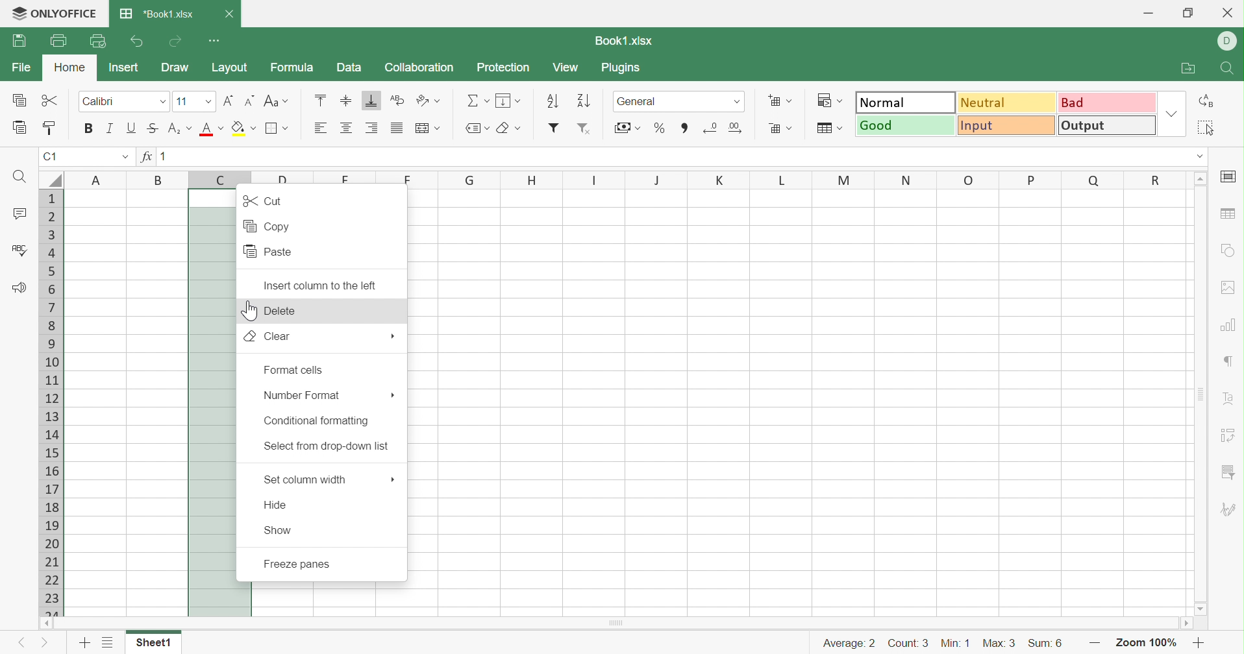  What do you see at coordinates (1227, 435) in the screenshot?
I see `Pivot Table settings` at bounding box center [1227, 435].